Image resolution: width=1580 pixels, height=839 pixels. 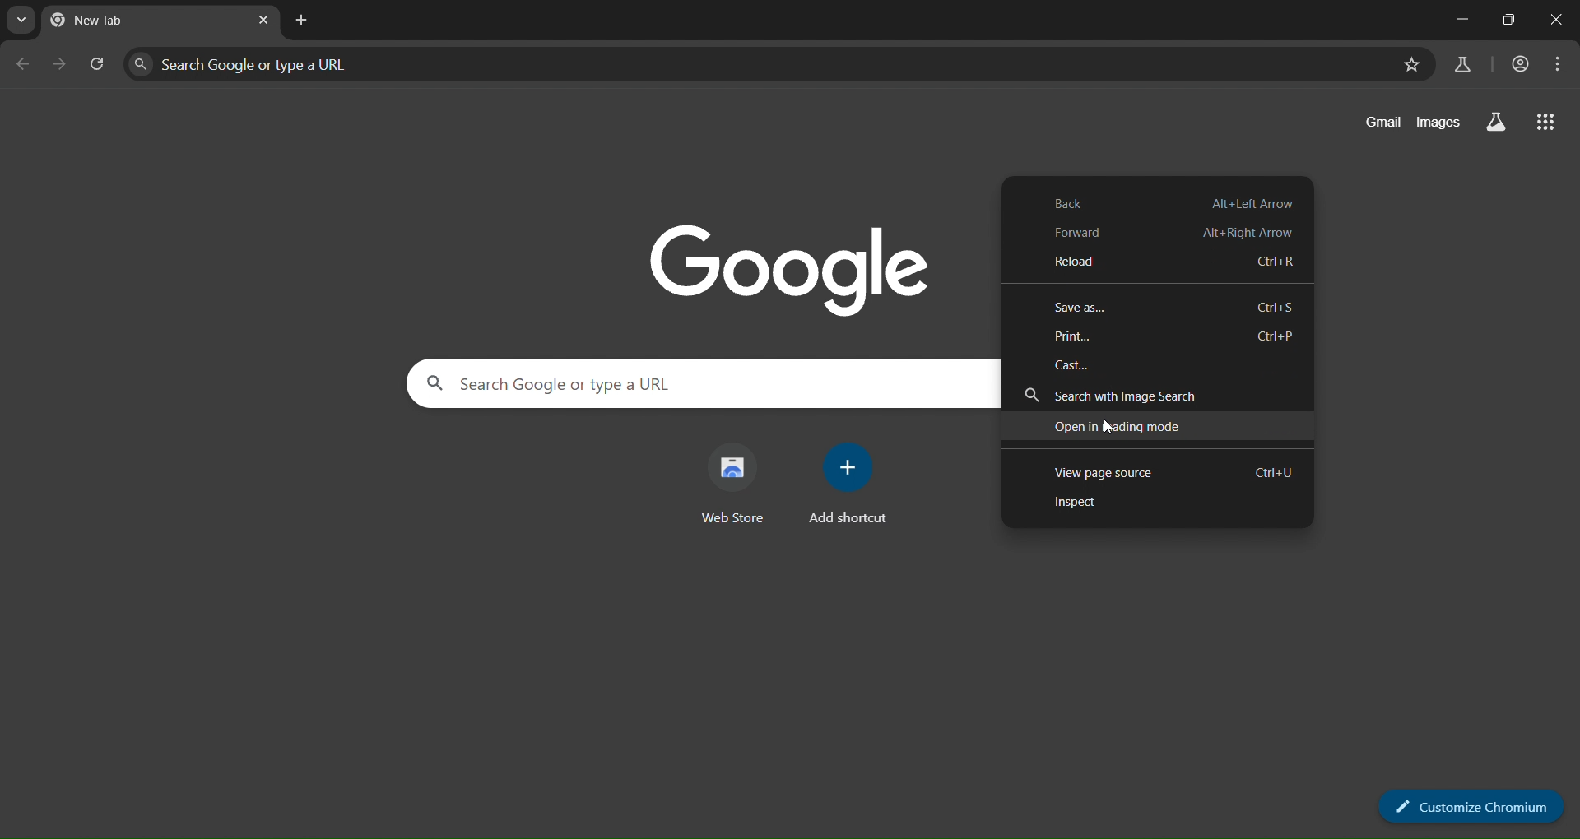 I want to click on view page source, so click(x=1161, y=472).